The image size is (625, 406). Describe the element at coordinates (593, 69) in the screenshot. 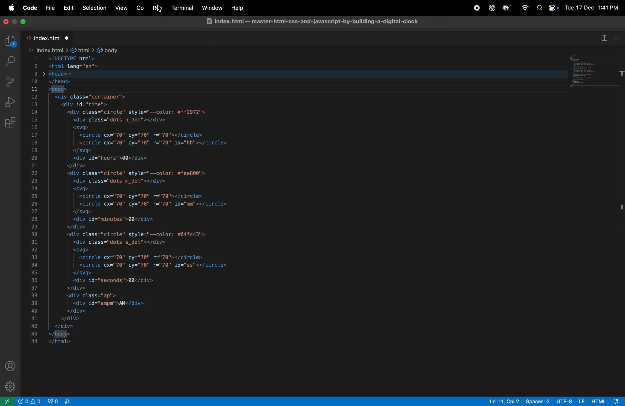

I see `code block` at that location.